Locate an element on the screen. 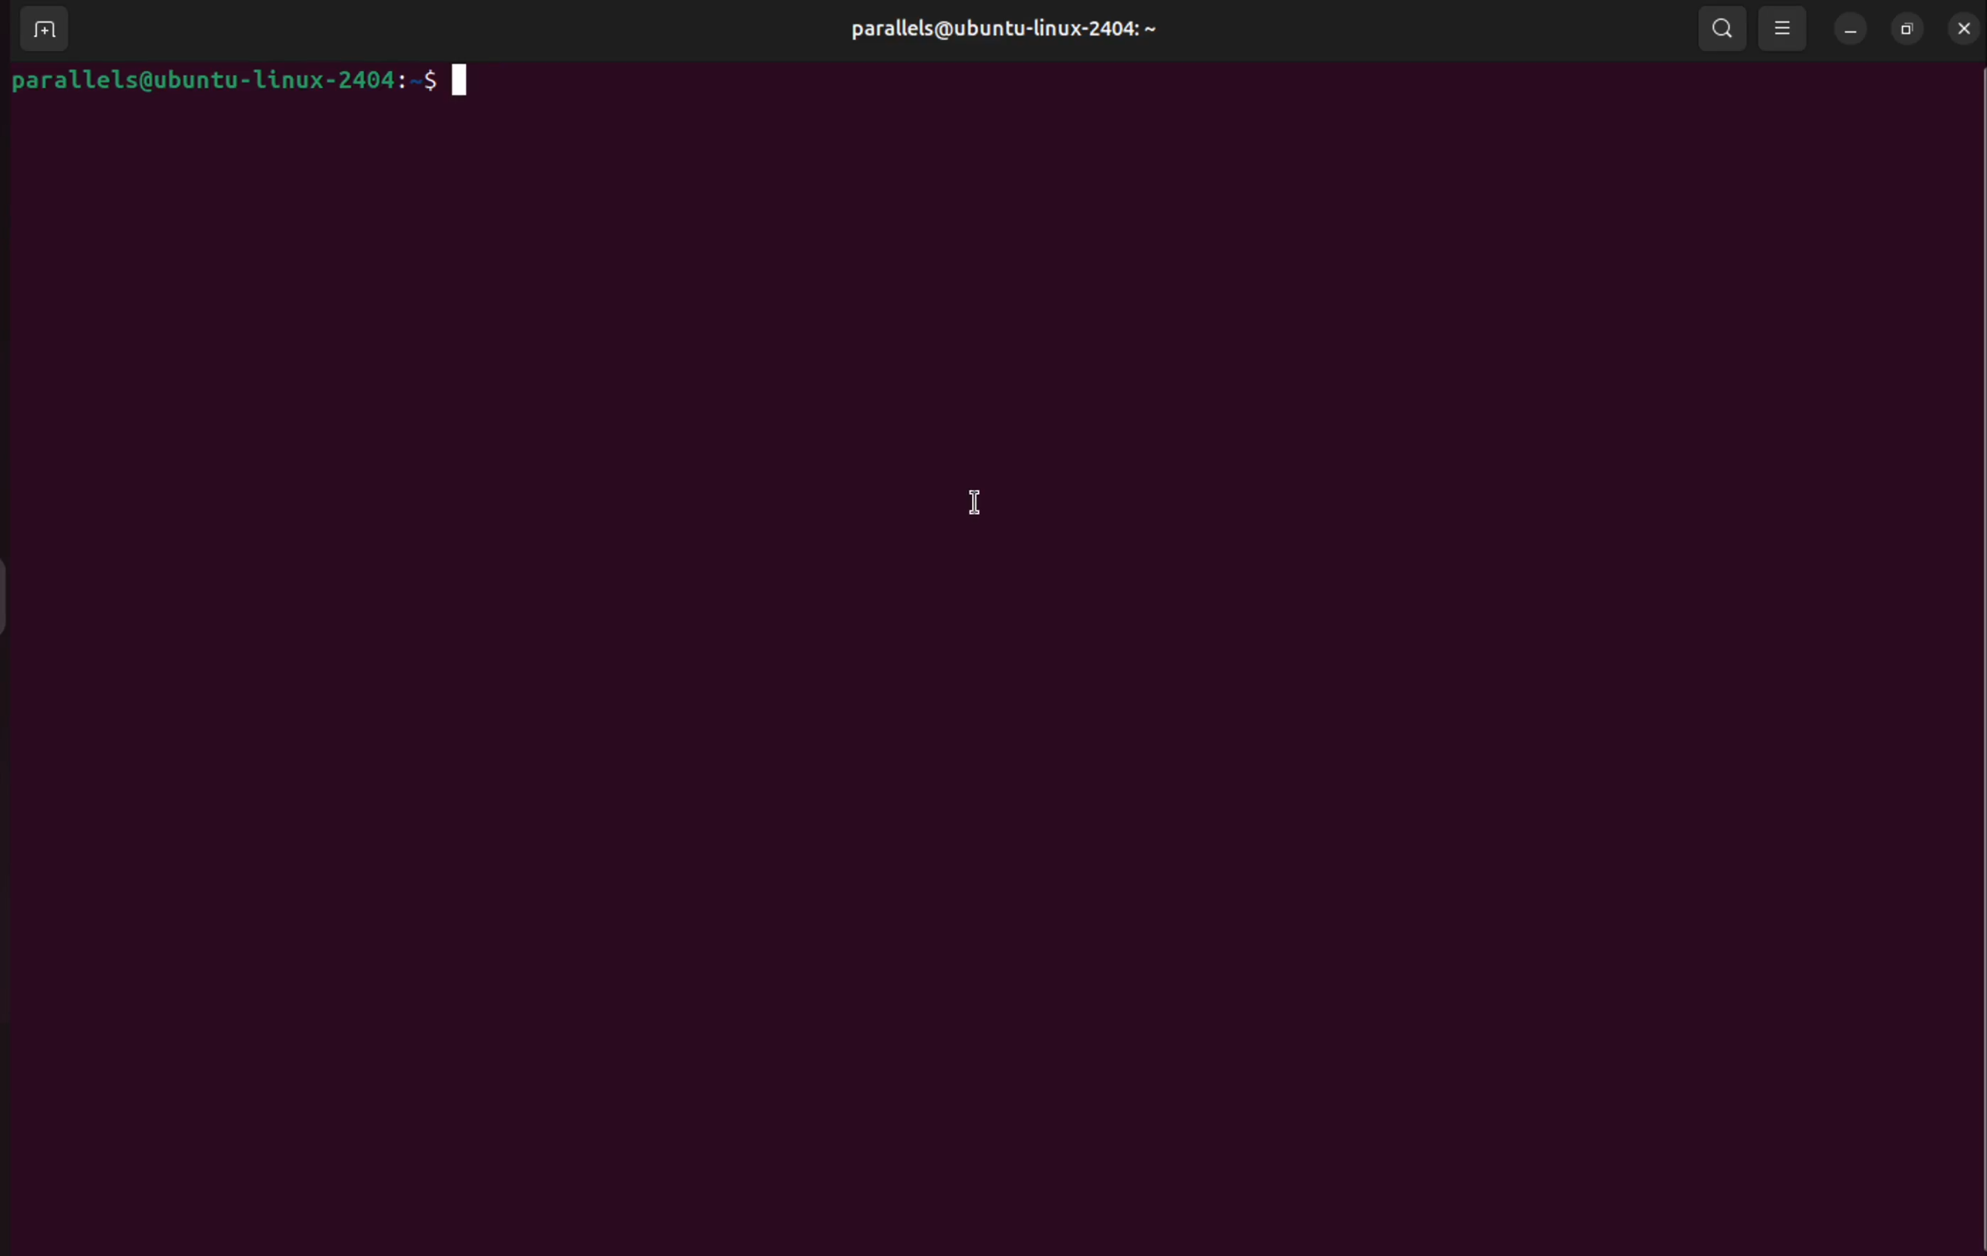 The image size is (1987, 1256). close is located at coordinates (1964, 27).